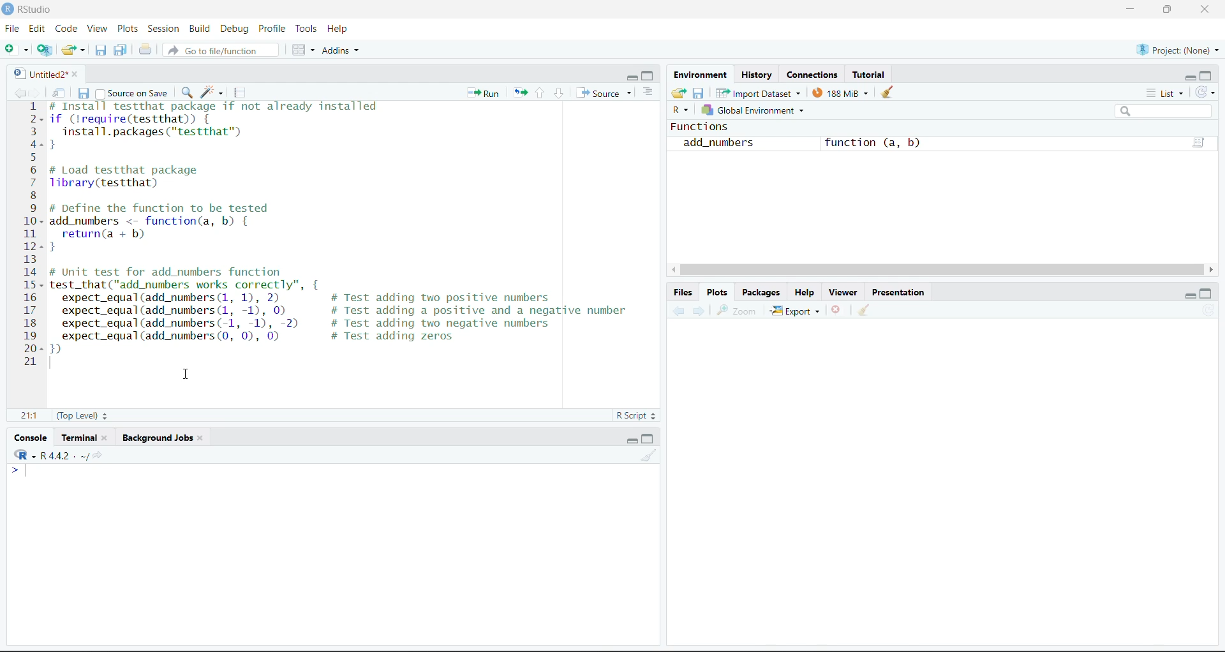 This screenshot has width=1225, height=652. I want to click on source options, so click(632, 93).